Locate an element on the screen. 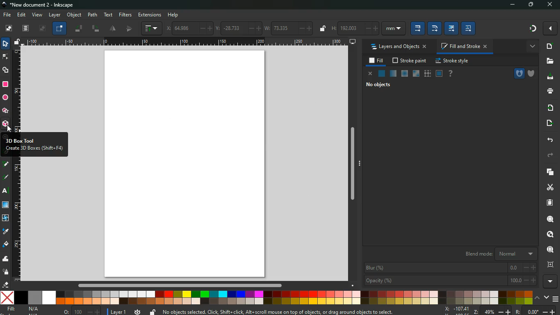 The width and height of the screenshot is (560, 315). opacity is located at coordinates (393, 74).